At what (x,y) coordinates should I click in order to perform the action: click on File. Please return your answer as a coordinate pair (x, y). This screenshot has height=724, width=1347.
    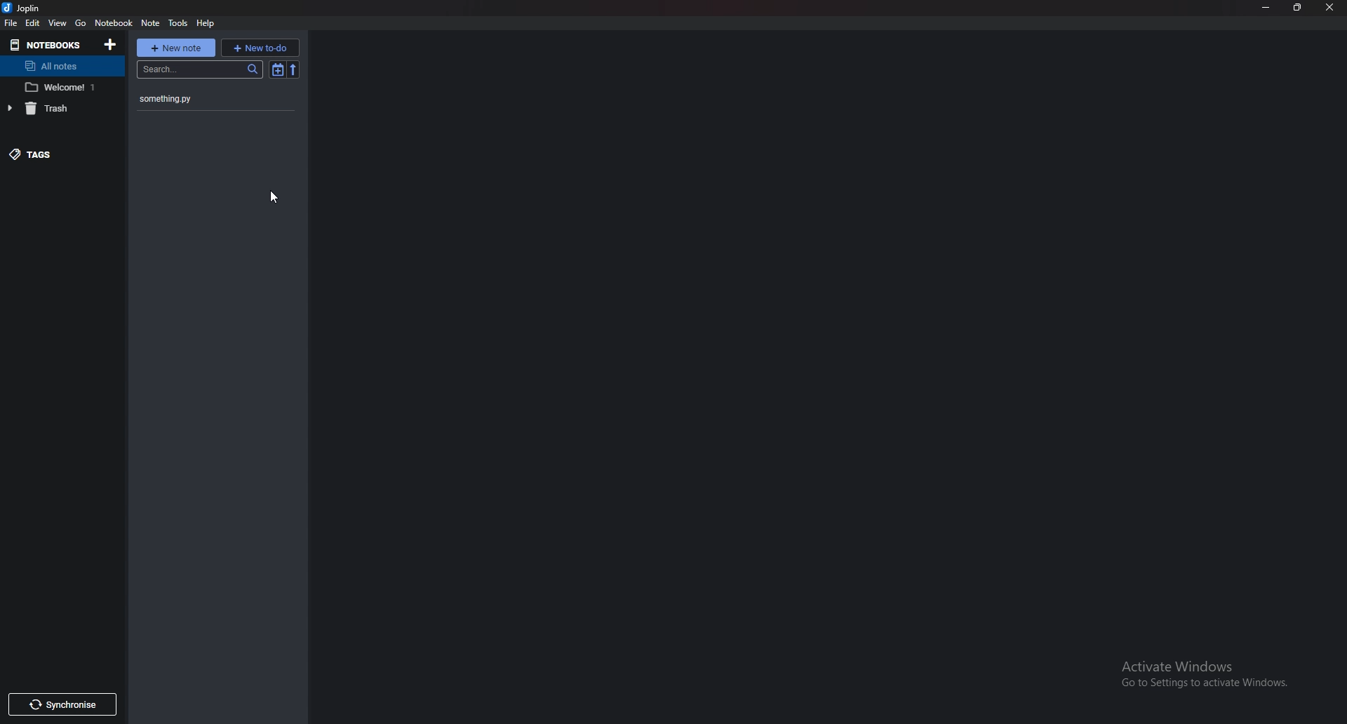
    Looking at the image, I should click on (11, 25).